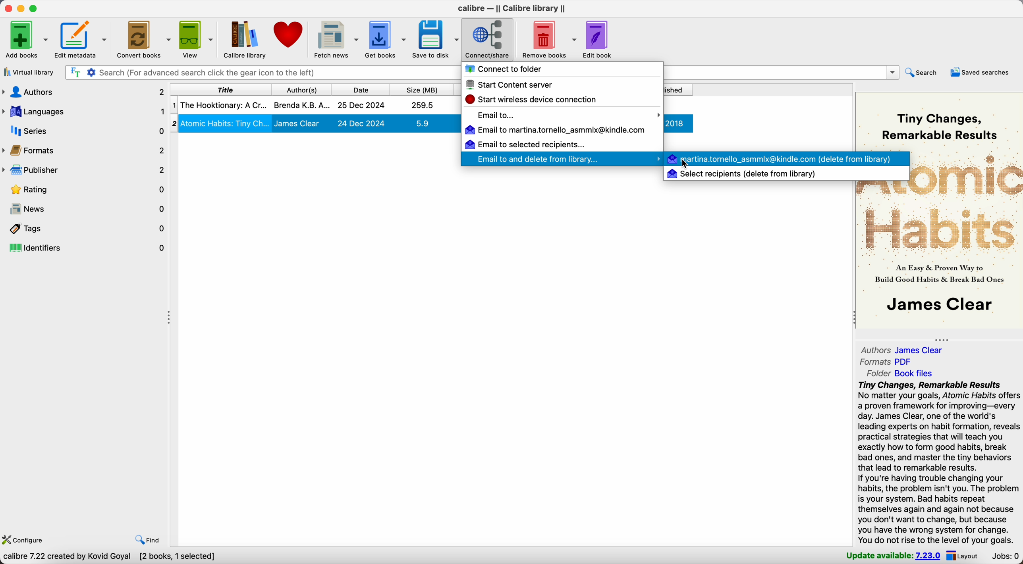 The width and height of the screenshot is (1023, 564). What do you see at coordinates (84, 94) in the screenshot?
I see `authors` at bounding box center [84, 94].